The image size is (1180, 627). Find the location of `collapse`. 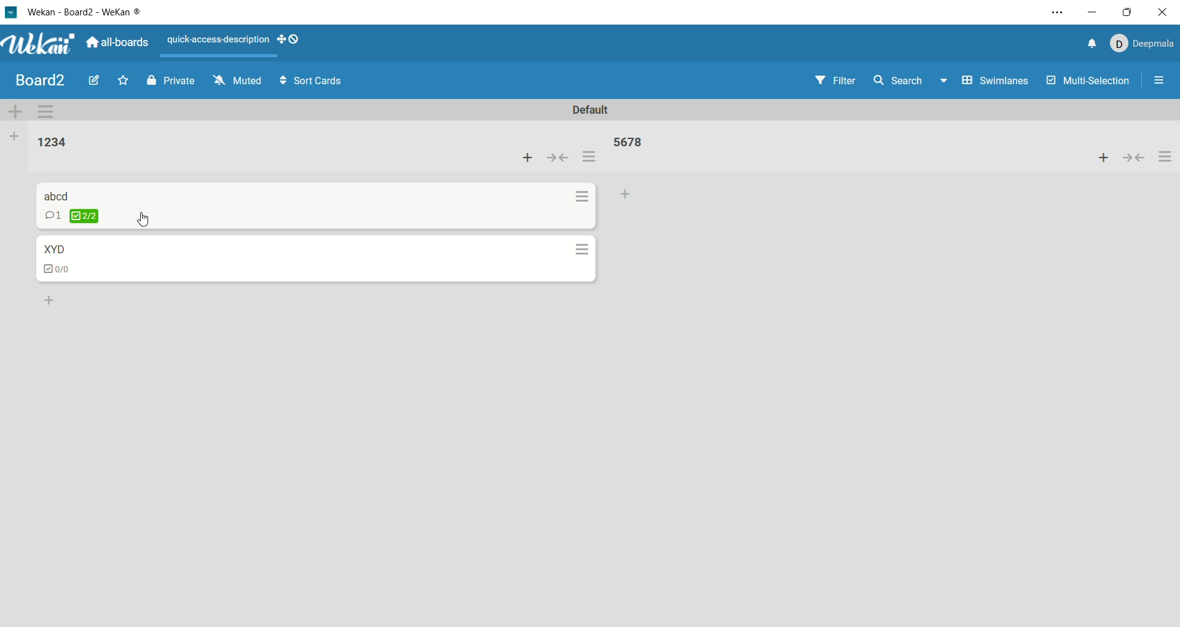

collapse is located at coordinates (1139, 156).